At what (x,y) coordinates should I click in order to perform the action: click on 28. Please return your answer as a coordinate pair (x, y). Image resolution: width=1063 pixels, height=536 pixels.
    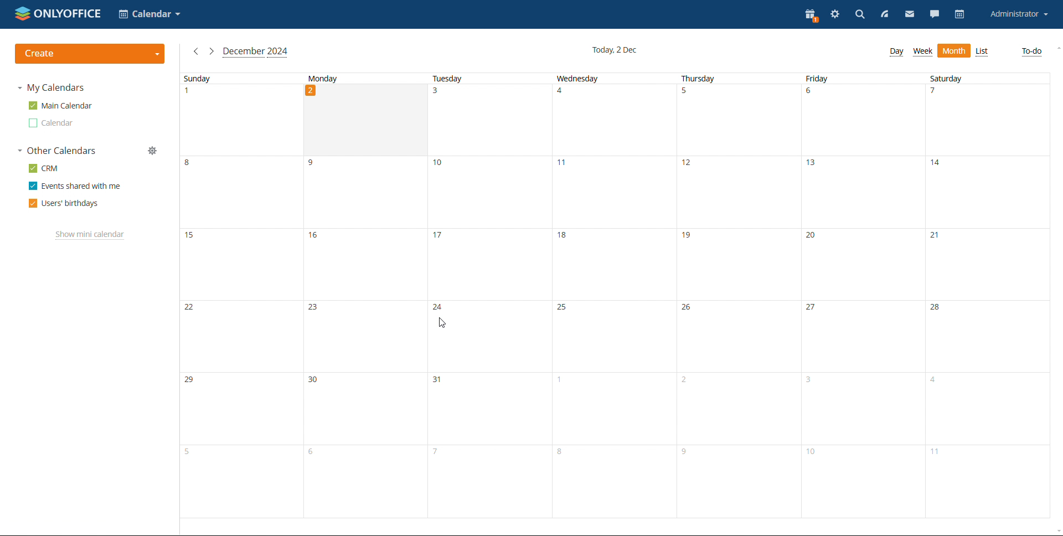
    Looking at the image, I should click on (938, 308).